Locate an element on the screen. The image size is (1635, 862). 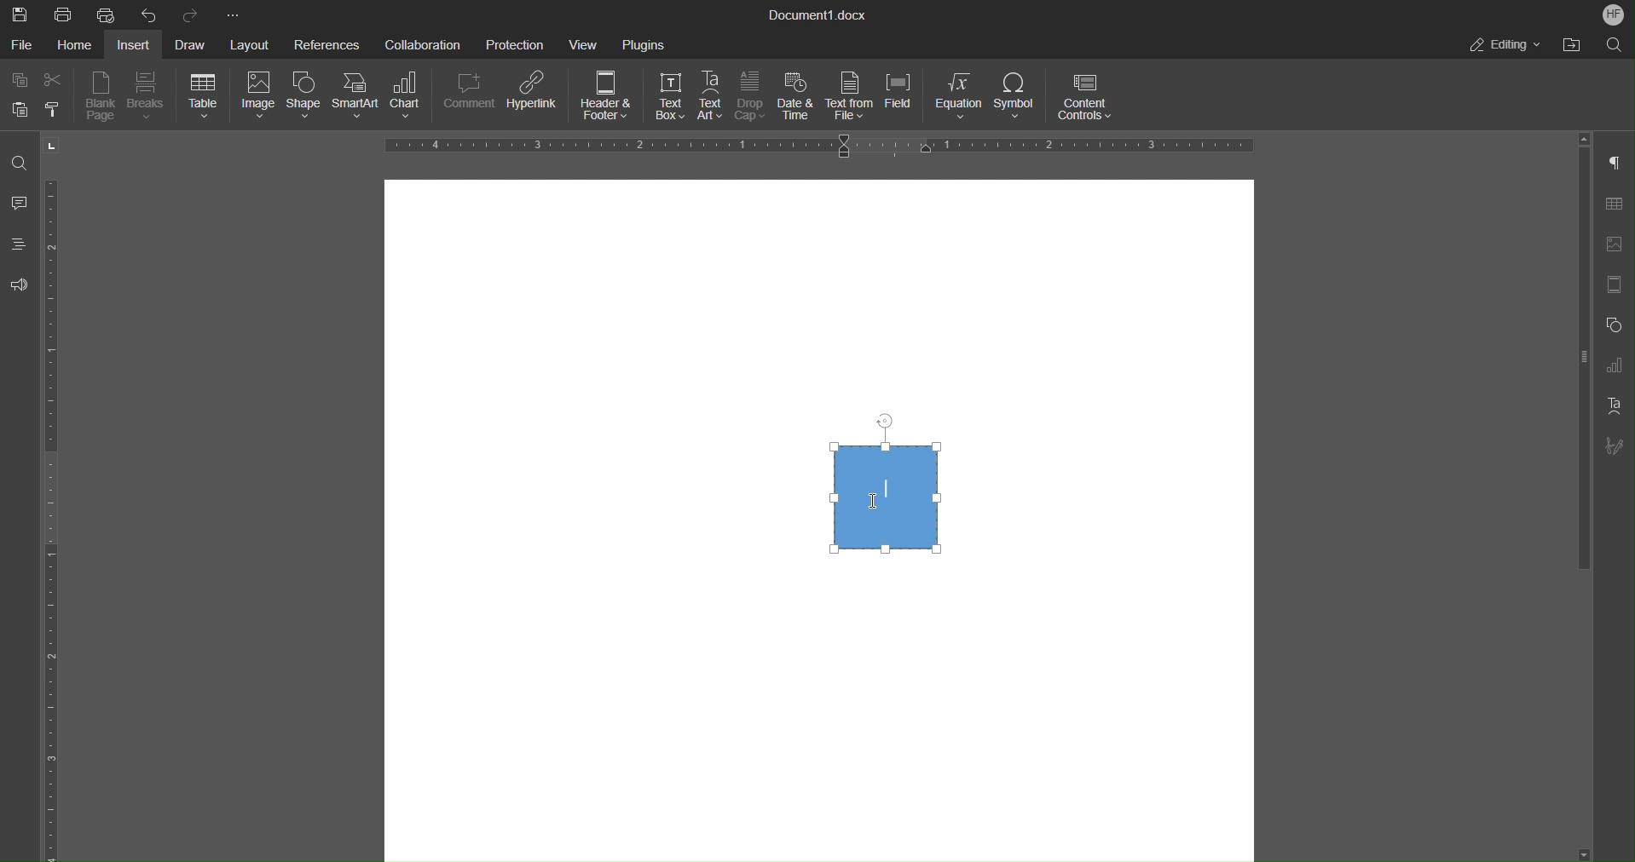
Protection is located at coordinates (517, 43).